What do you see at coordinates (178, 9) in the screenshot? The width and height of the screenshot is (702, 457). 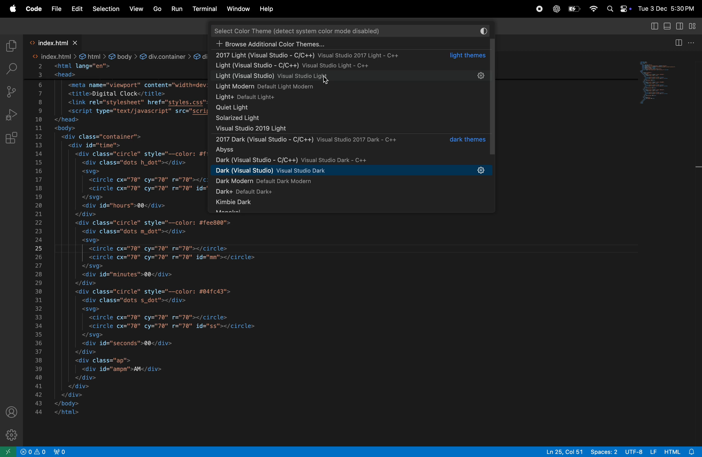 I see `run` at bounding box center [178, 9].